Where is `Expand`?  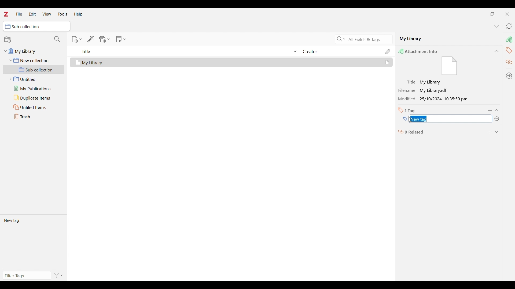 Expand is located at coordinates (496, 132).